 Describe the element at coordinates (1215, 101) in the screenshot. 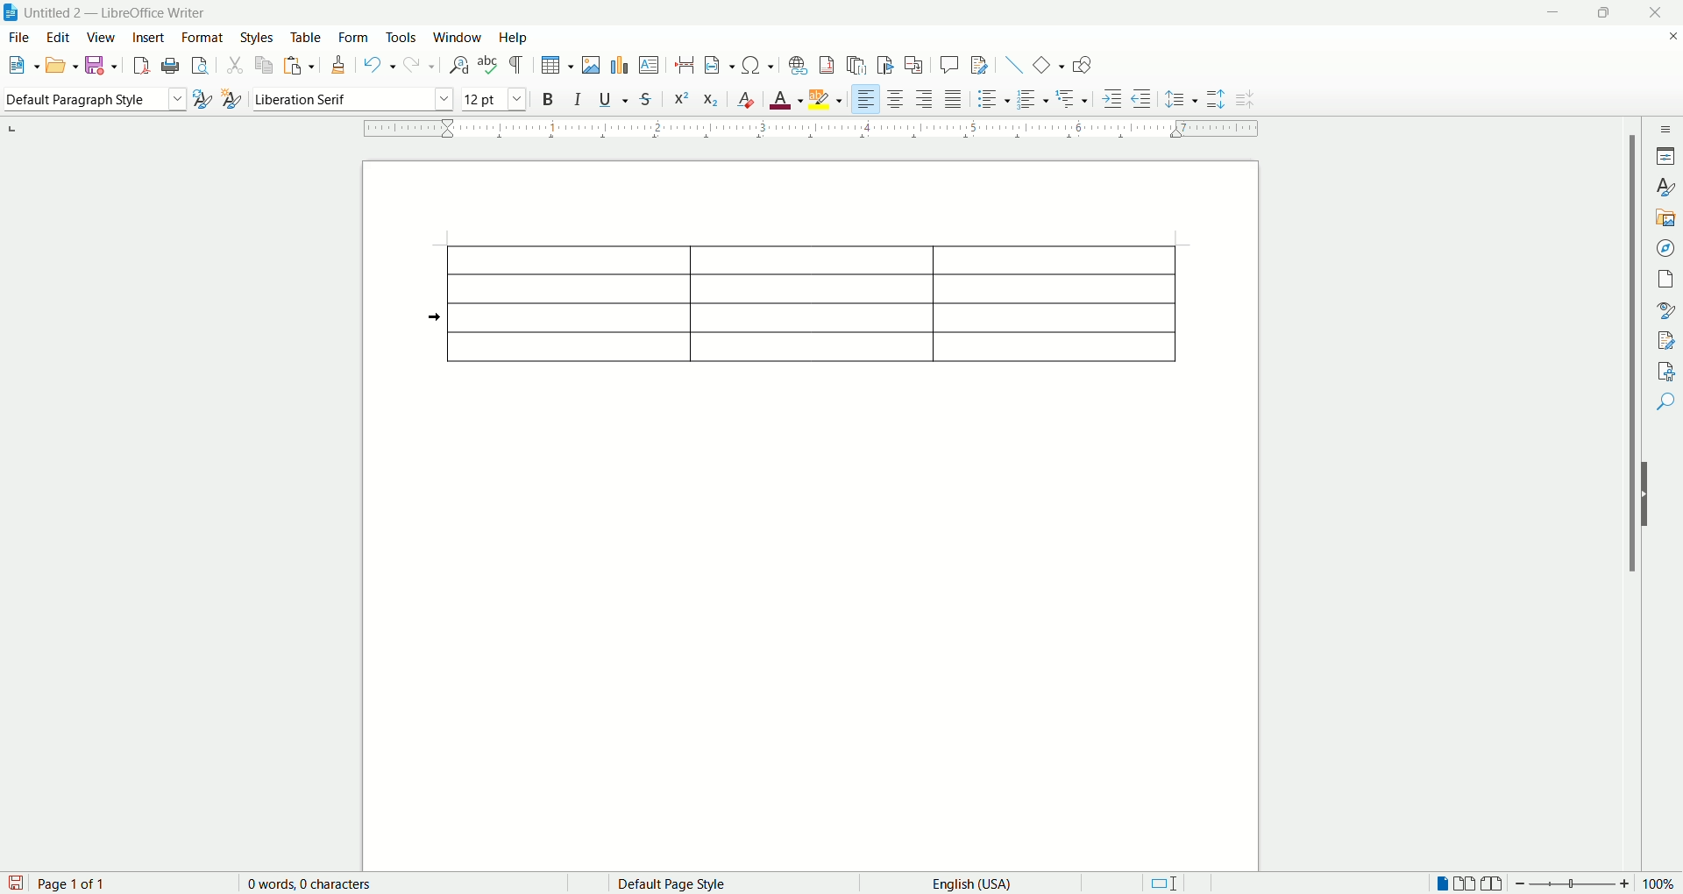

I see `increase line spacing` at that location.